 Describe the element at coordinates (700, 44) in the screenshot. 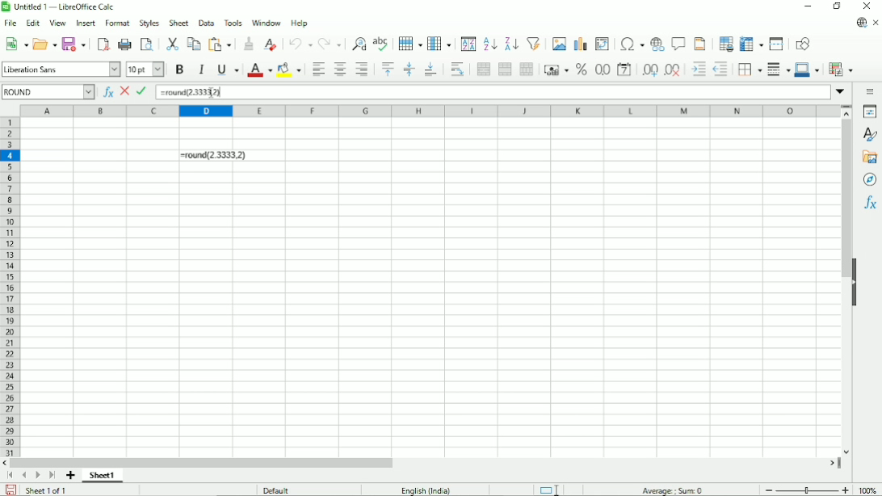

I see `Headers and footers` at that location.